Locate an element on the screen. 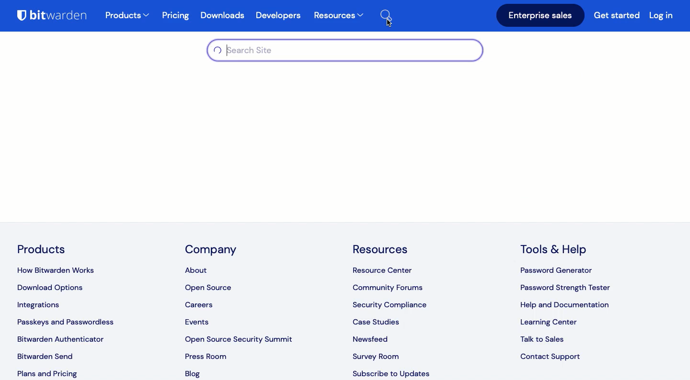  learning center is located at coordinates (549, 323).